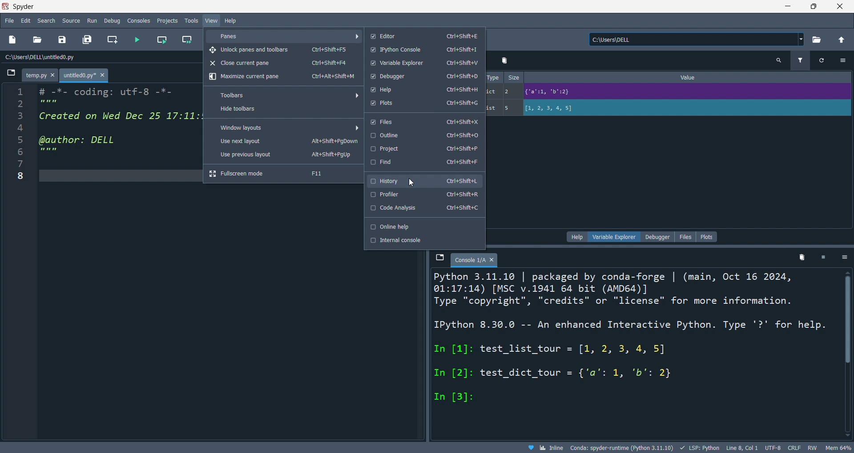 Image resolution: width=854 pixels, height=453 pixels. Describe the element at coordinates (424, 209) in the screenshot. I see `code analysis` at that location.